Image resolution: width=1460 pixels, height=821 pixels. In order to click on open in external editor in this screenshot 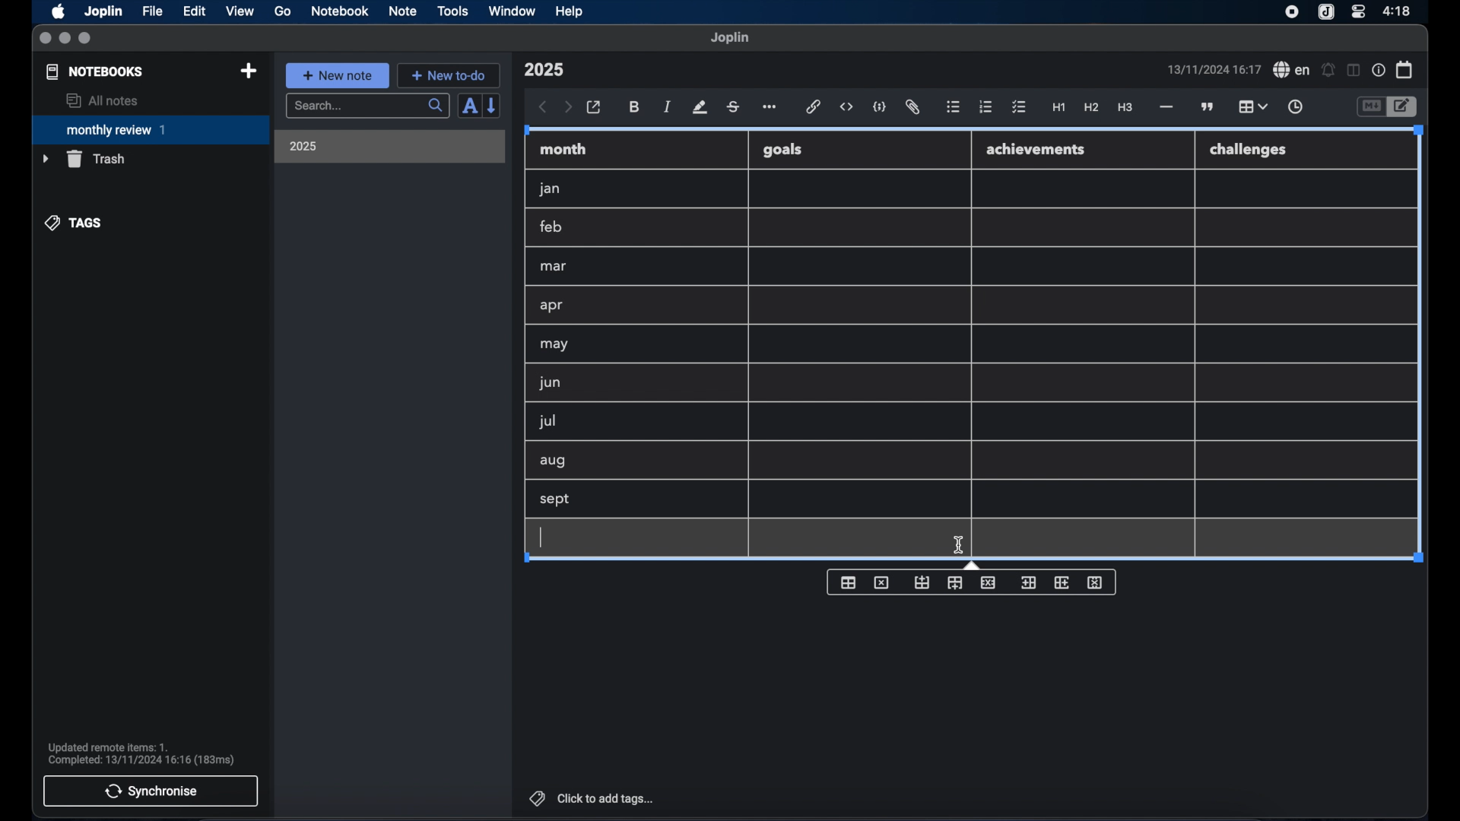, I will do `click(595, 108)`.